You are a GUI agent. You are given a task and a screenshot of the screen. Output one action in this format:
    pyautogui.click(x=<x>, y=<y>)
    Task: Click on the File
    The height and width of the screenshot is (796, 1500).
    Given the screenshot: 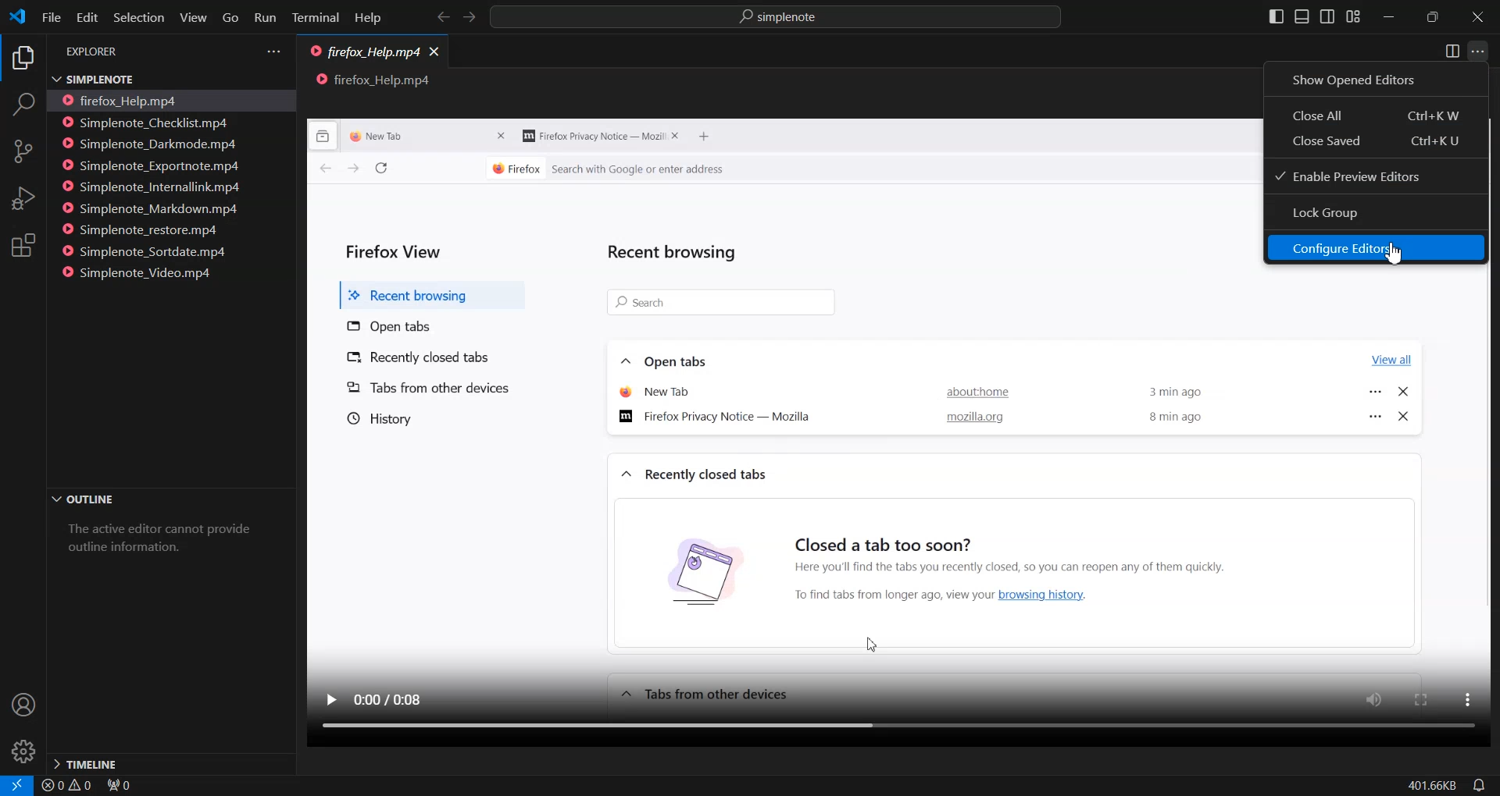 What is the action you would take?
    pyautogui.click(x=50, y=16)
    